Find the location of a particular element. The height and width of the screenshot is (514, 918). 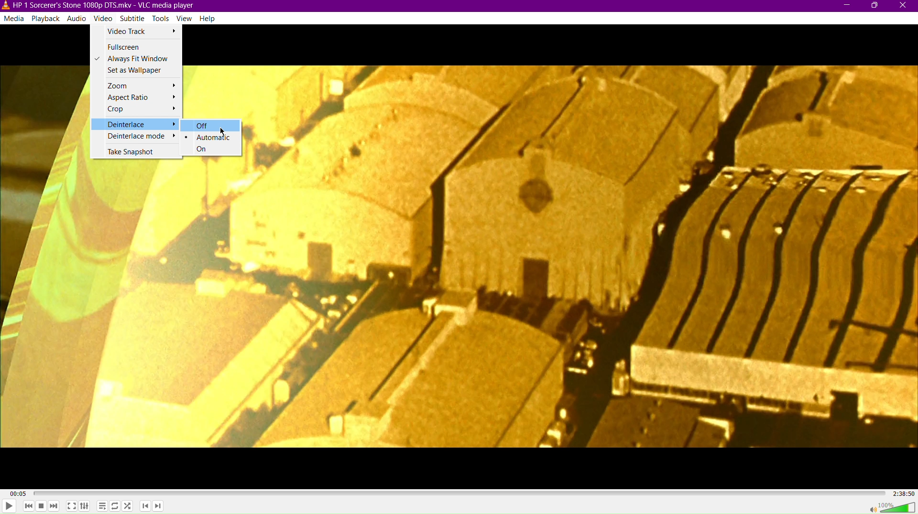

Stop is located at coordinates (43, 506).